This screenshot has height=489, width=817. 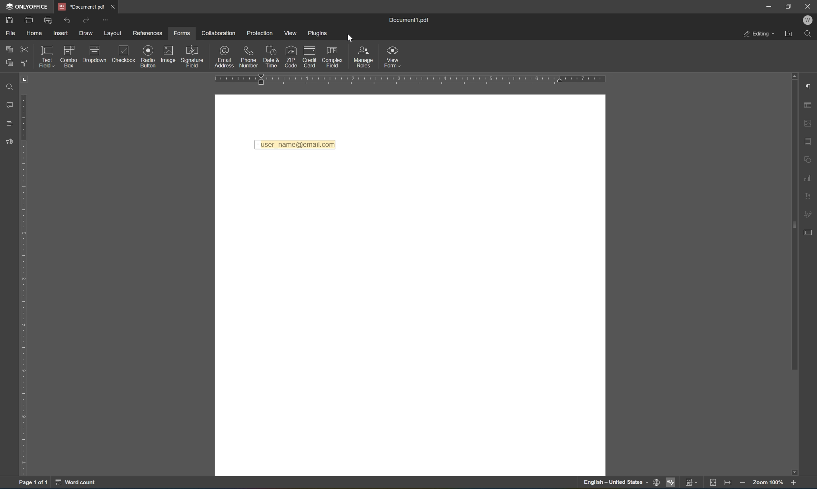 What do you see at coordinates (260, 33) in the screenshot?
I see `protection` at bounding box center [260, 33].